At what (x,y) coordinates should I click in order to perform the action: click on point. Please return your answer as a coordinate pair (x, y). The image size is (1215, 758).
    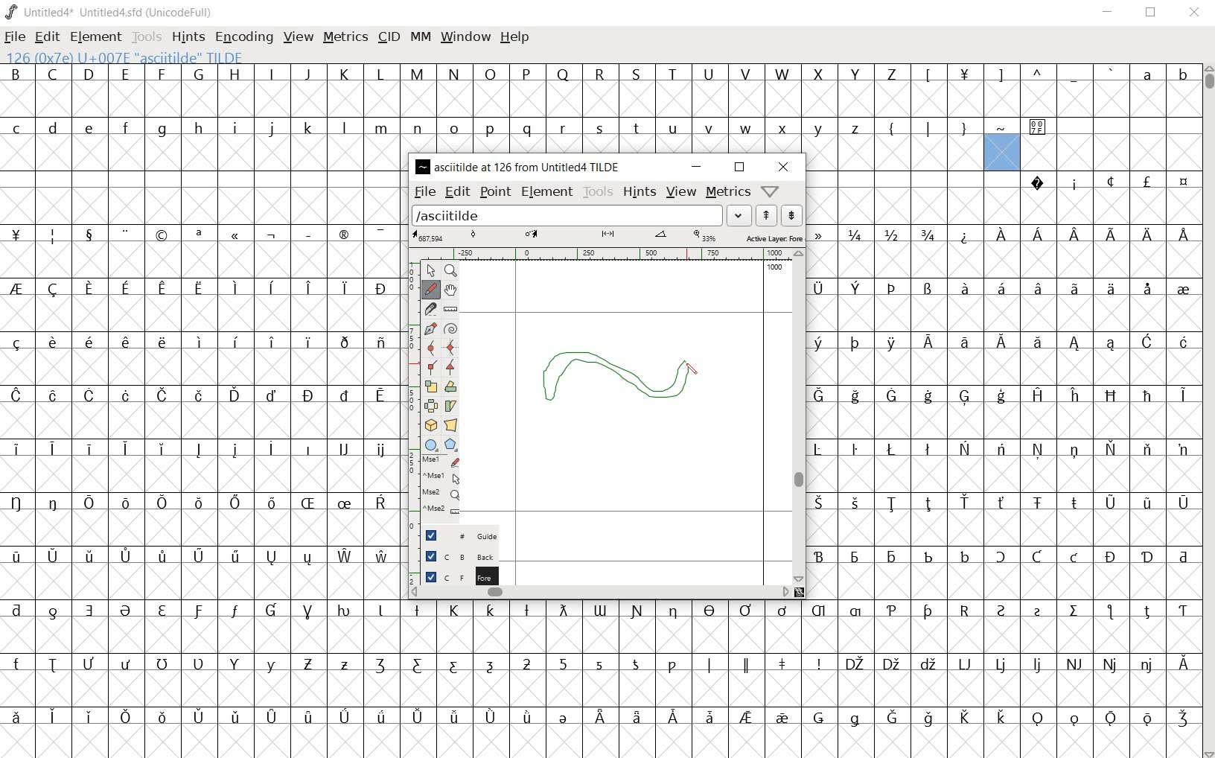
    Looking at the image, I should click on (496, 192).